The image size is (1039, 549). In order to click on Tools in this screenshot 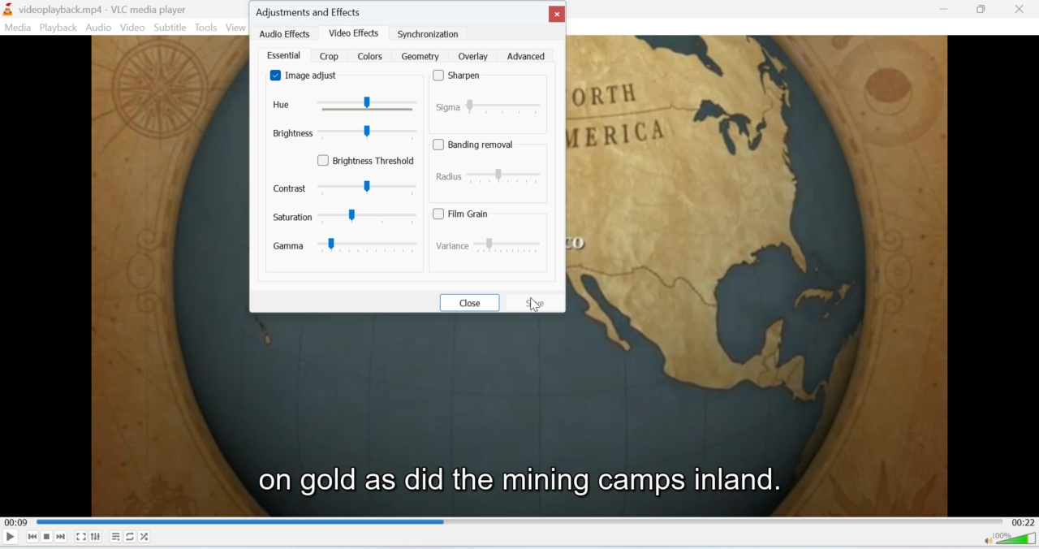, I will do `click(207, 28)`.